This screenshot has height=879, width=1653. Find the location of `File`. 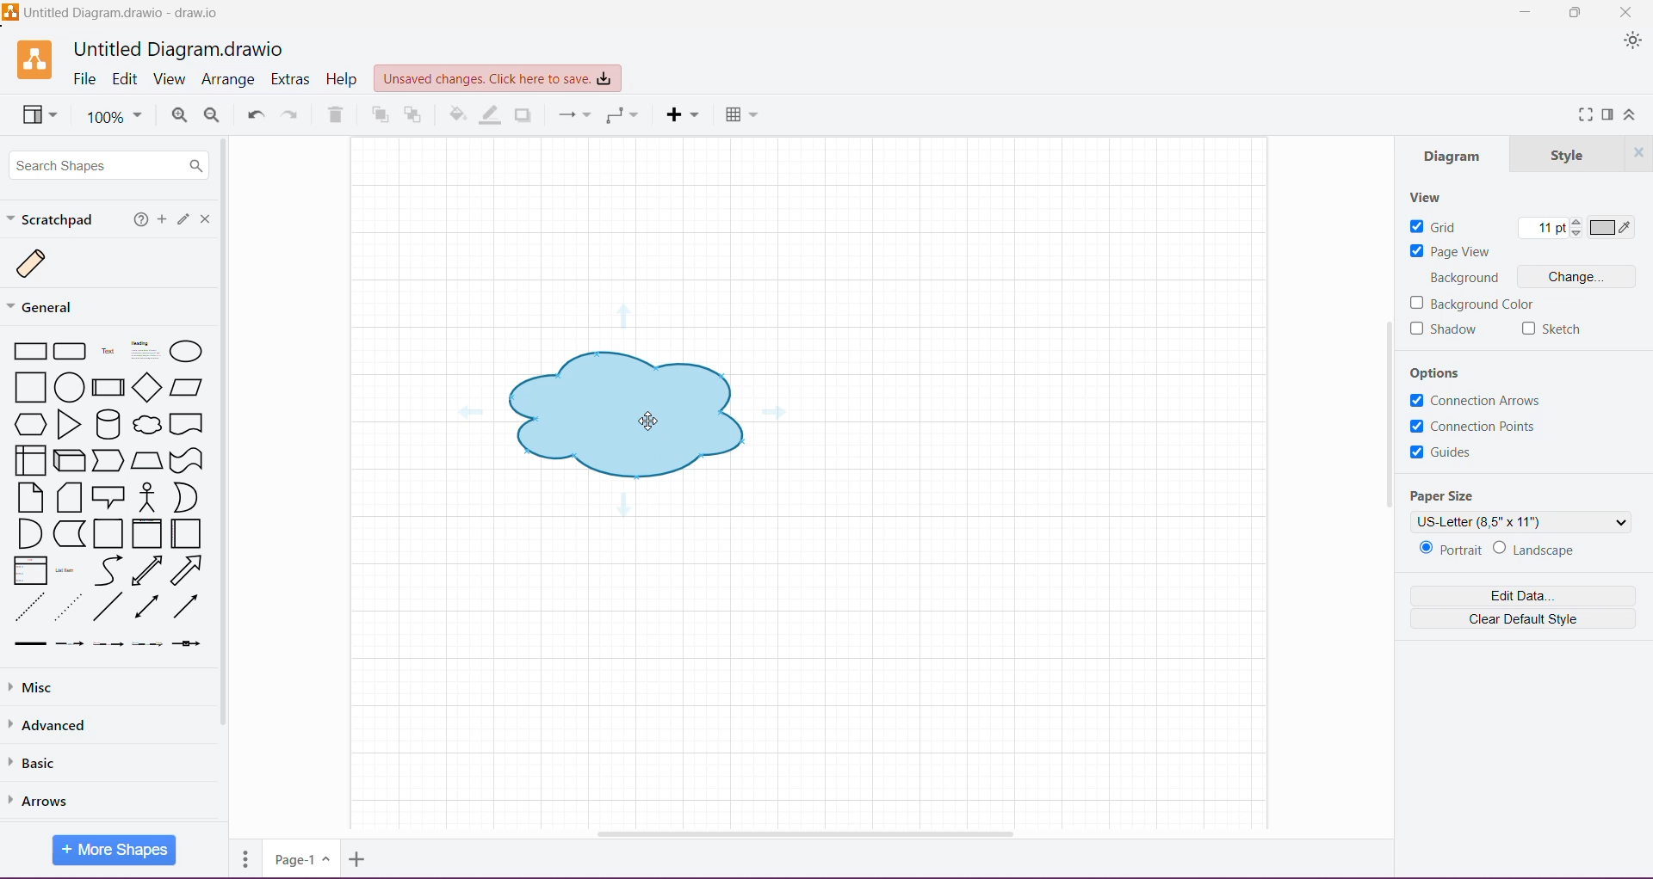

File is located at coordinates (84, 78).